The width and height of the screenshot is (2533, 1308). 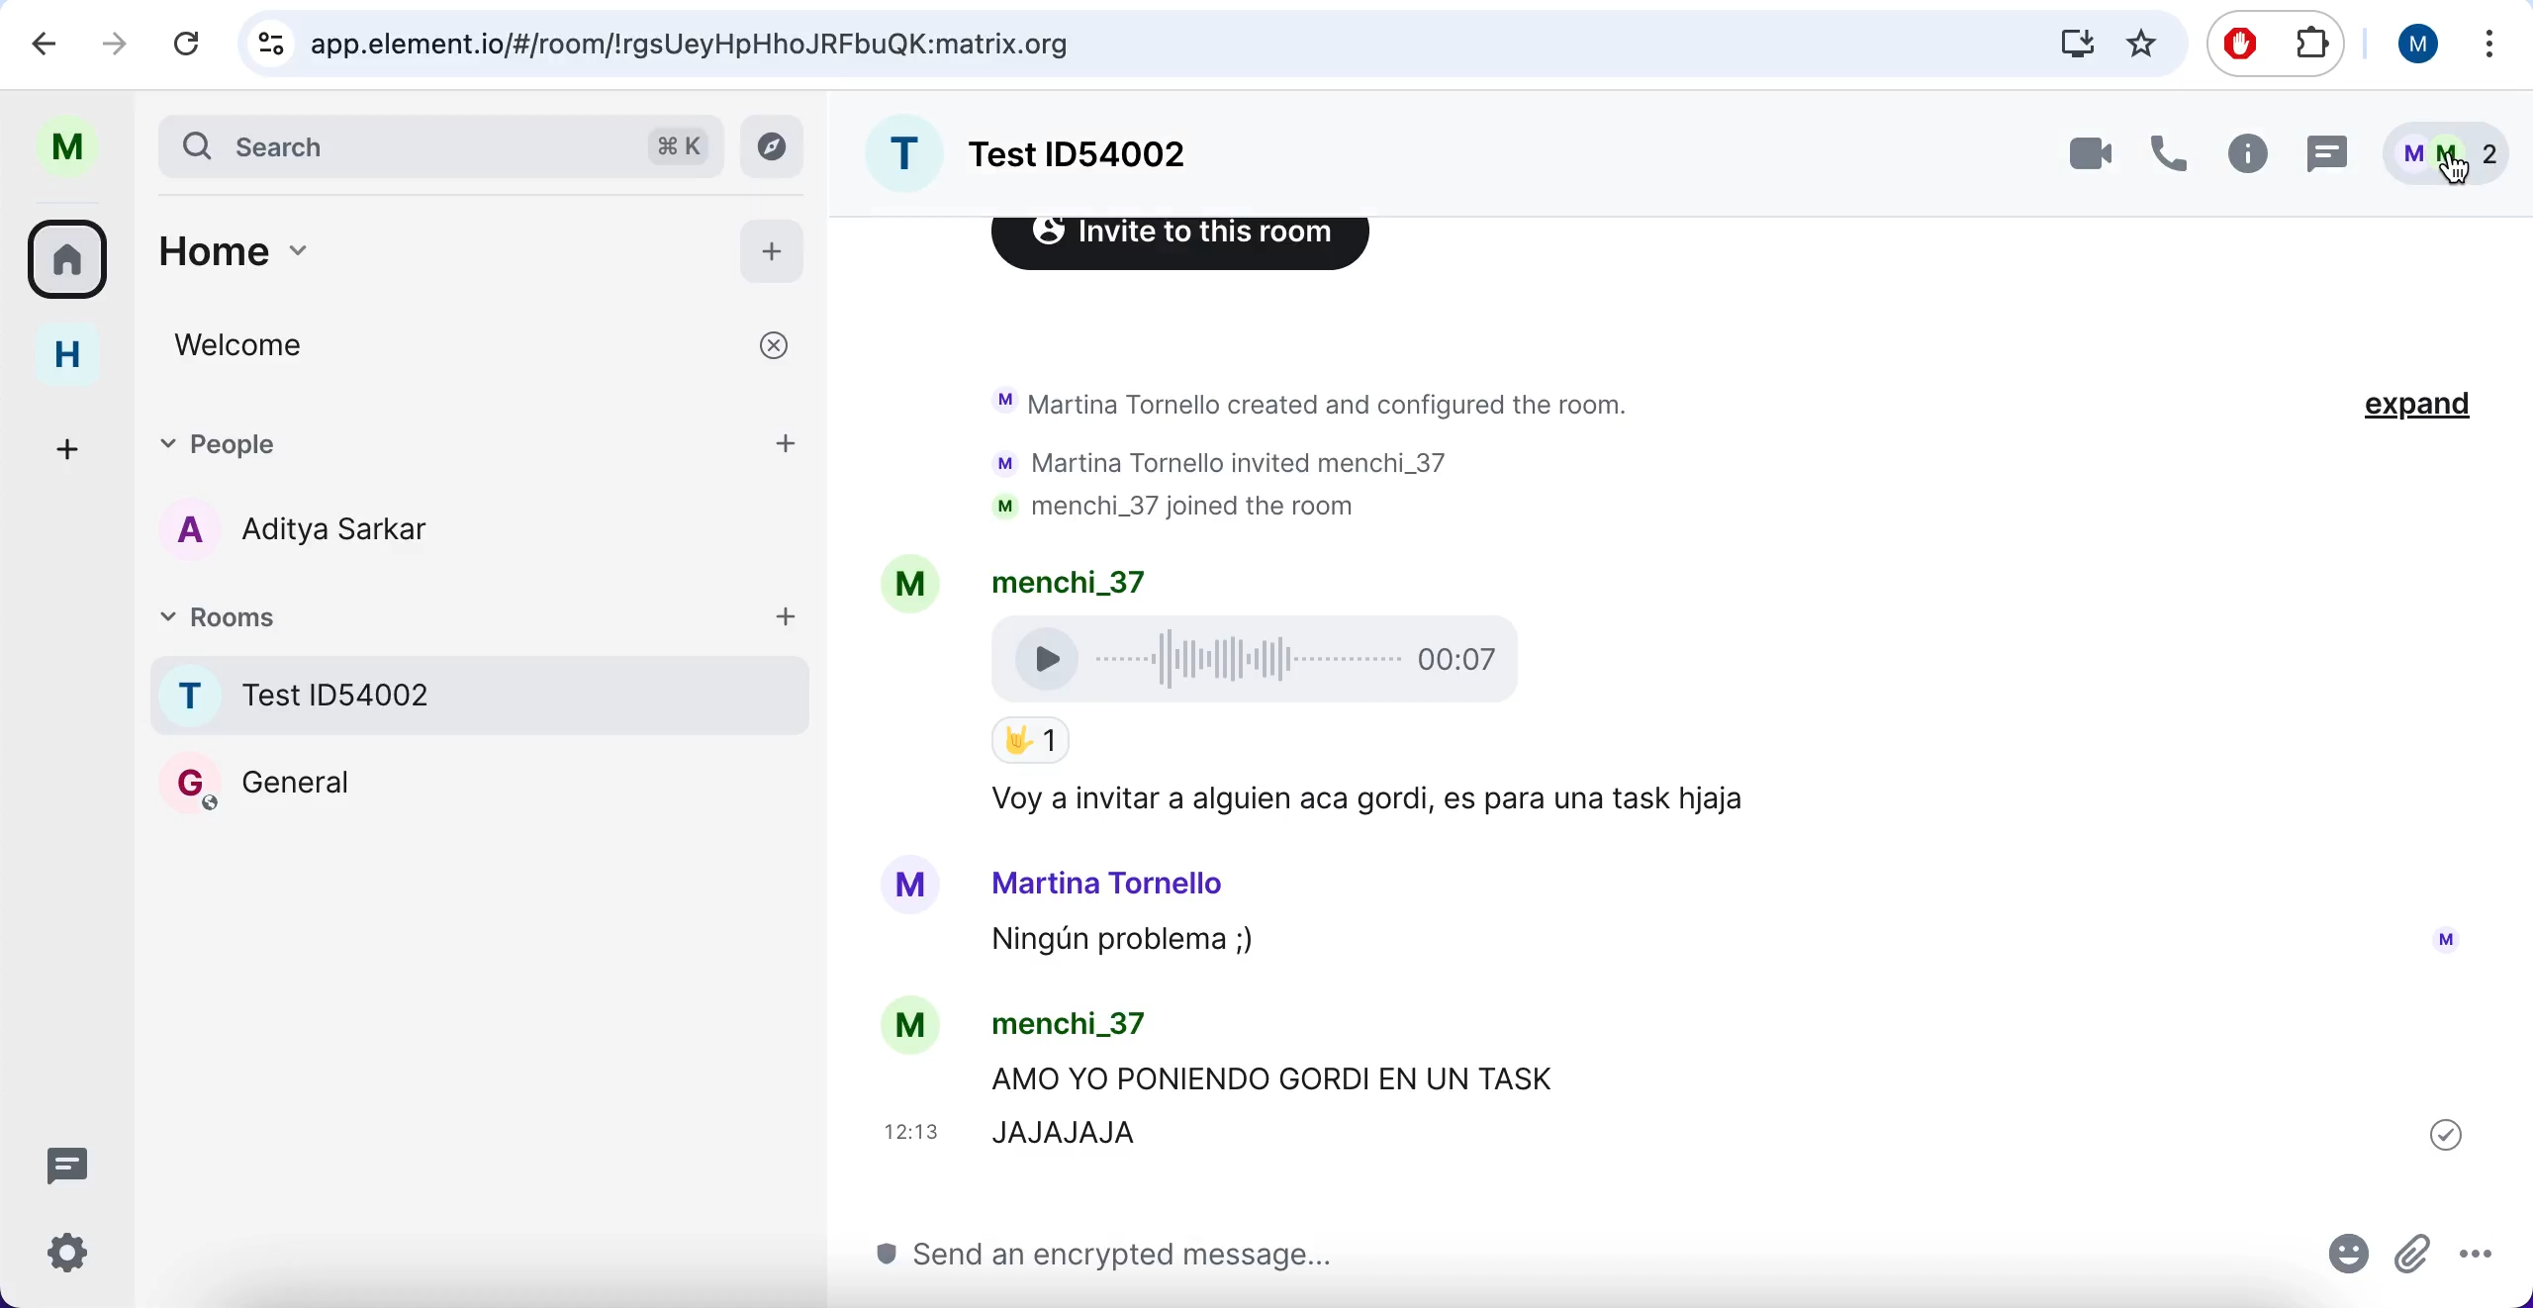 What do you see at coordinates (63, 445) in the screenshot?
I see `add` at bounding box center [63, 445].